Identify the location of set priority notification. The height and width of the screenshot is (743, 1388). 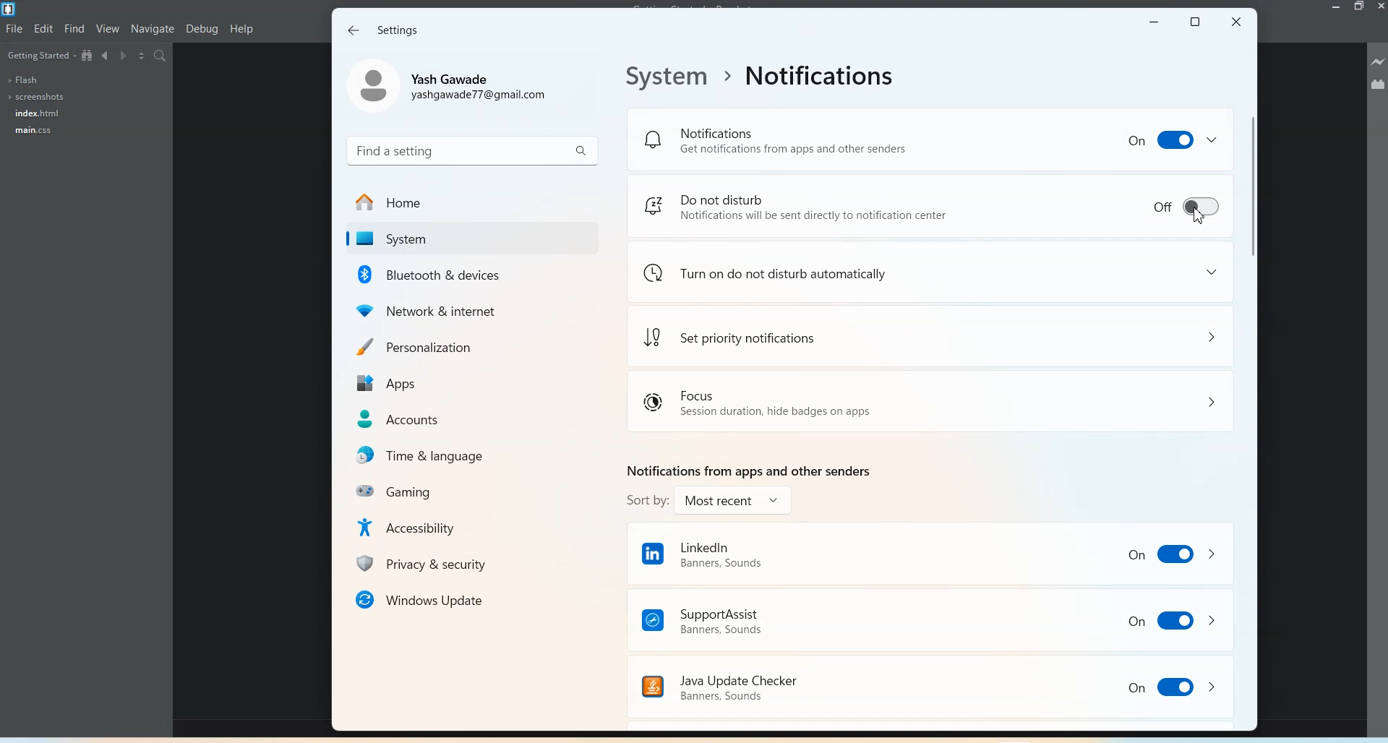
(932, 336).